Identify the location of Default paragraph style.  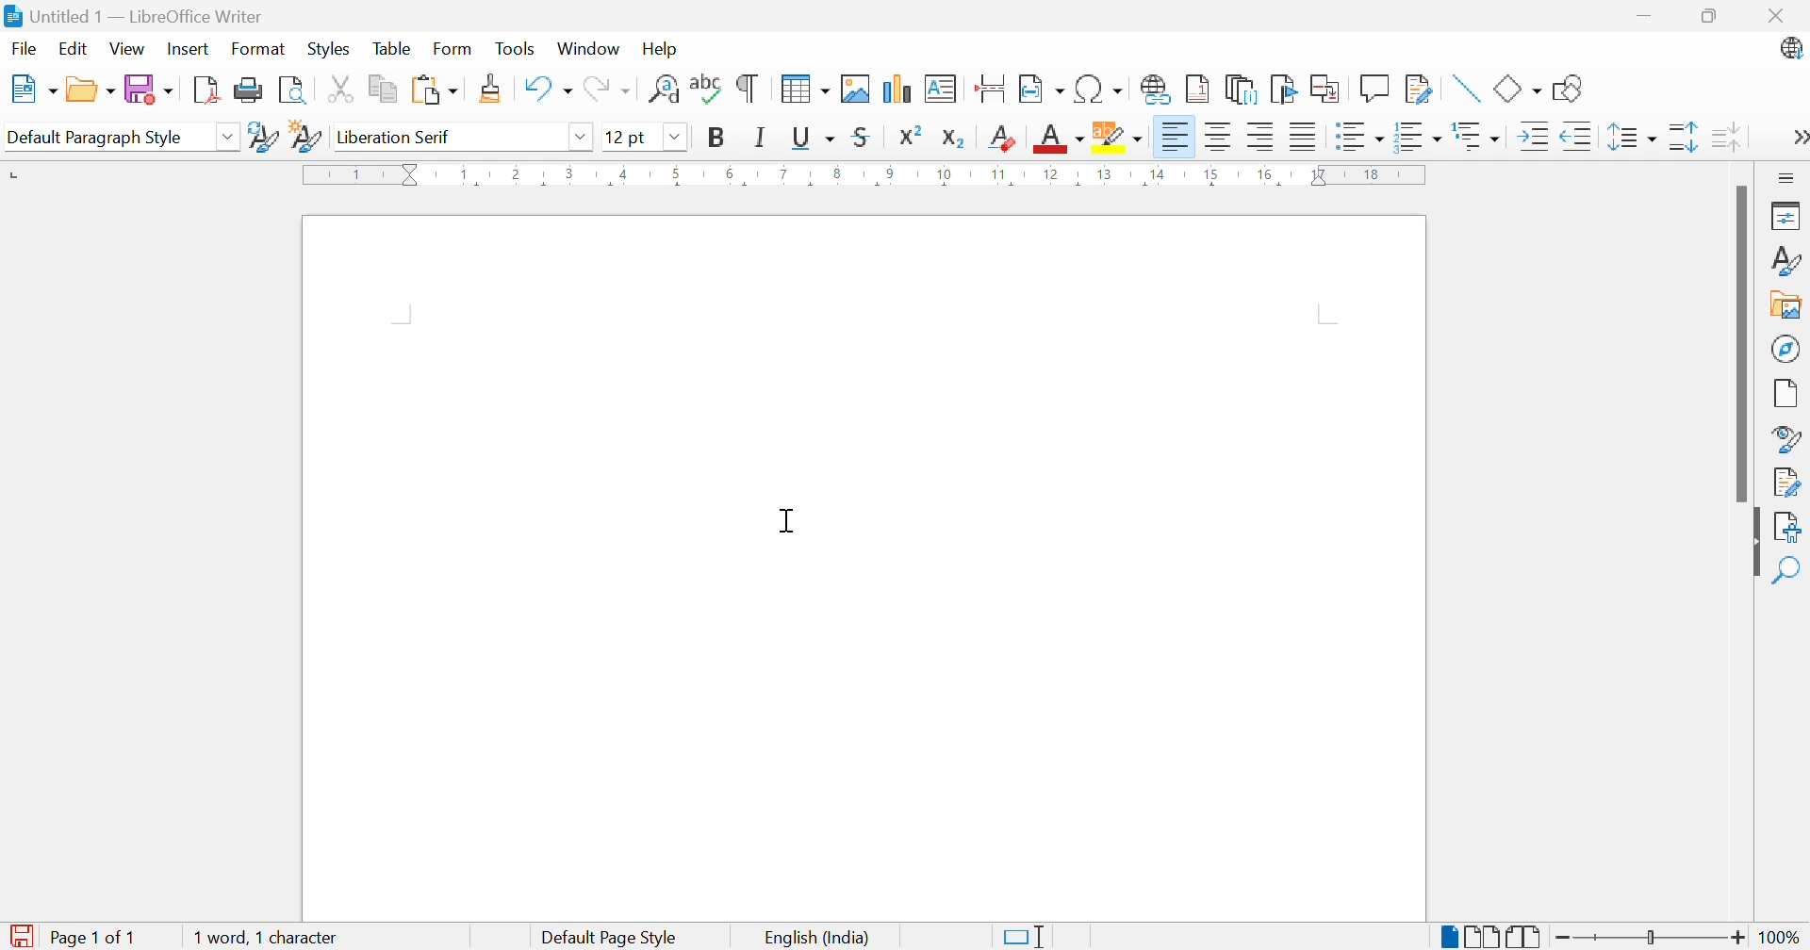
(95, 136).